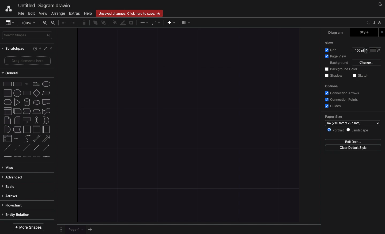  What do you see at coordinates (90, 229) in the screenshot?
I see `Add new page` at bounding box center [90, 229].